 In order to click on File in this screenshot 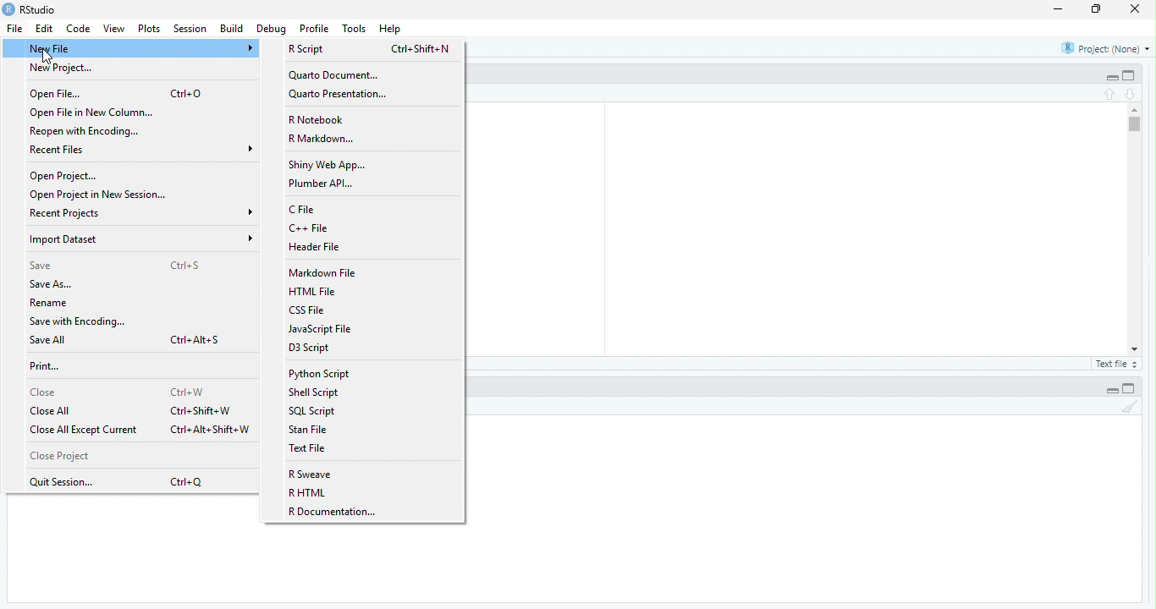, I will do `click(17, 29)`.